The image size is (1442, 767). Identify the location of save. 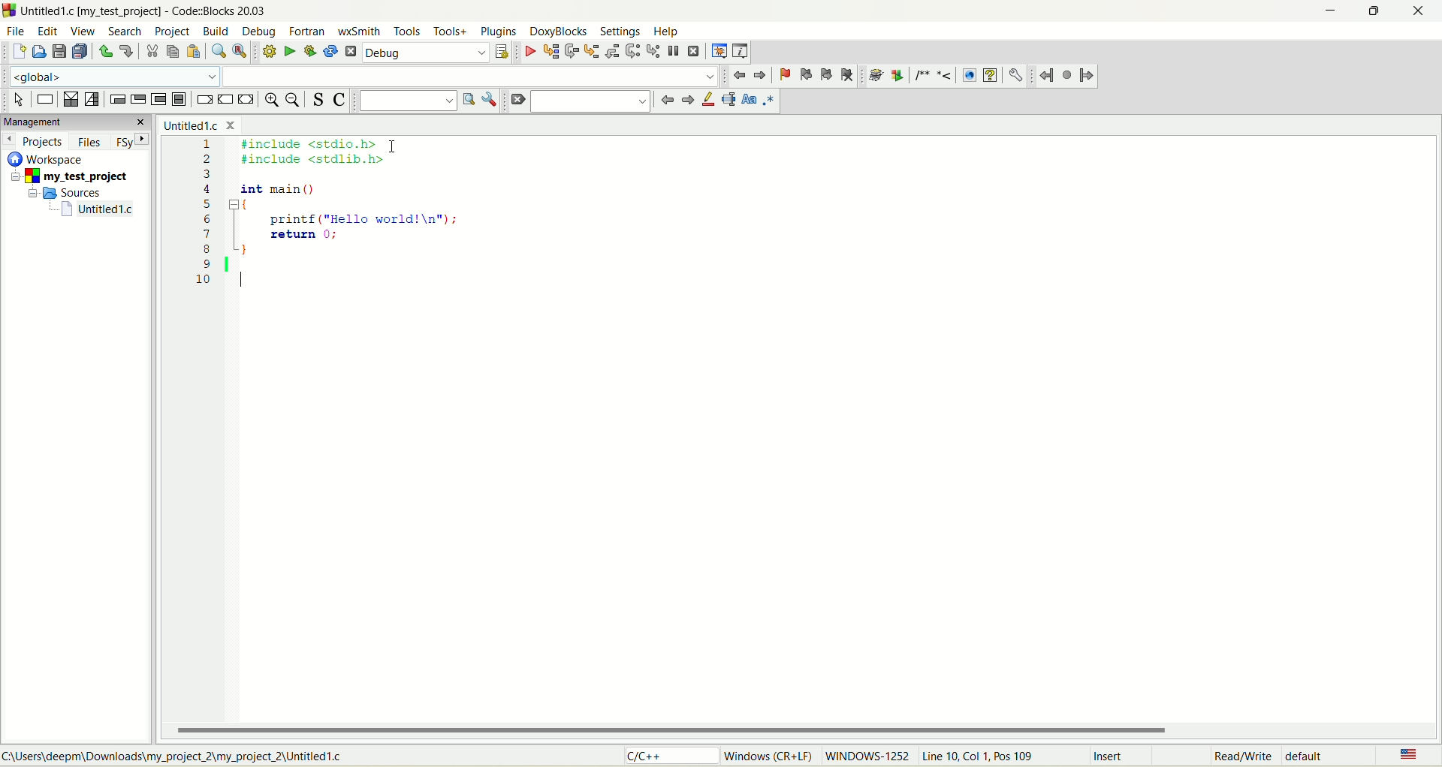
(59, 52).